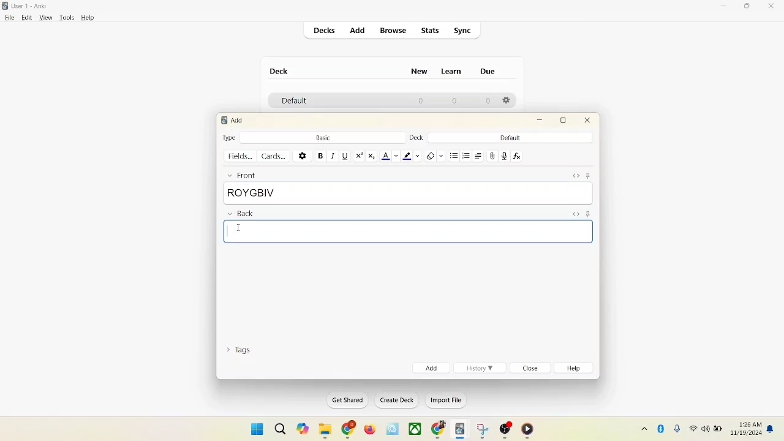  What do you see at coordinates (771, 429) in the screenshot?
I see `notification` at bounding box center [771, 429].